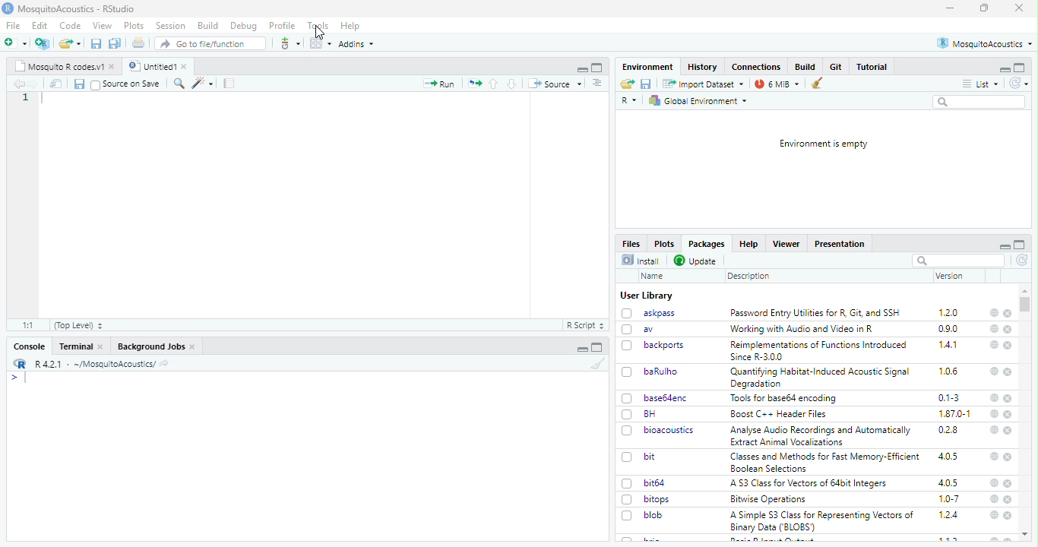 The height and width of the screenshot is (547, 1038). Describe the element at coordinates (598, 362) in the screenshot. I see `clean` at that location.